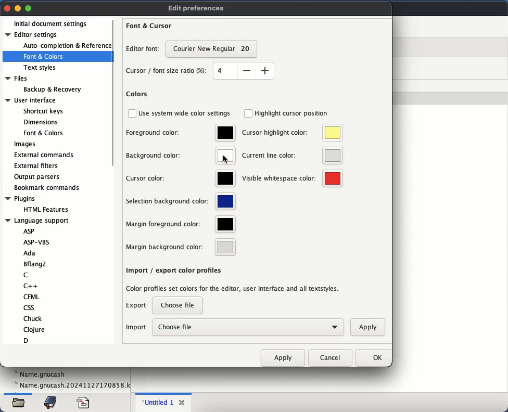 The height and width of the screenshot is (412, 508). What do you see at coordinates (144, 48) in the screenshot?
I see `editor font` at bounding box center [144, 48].